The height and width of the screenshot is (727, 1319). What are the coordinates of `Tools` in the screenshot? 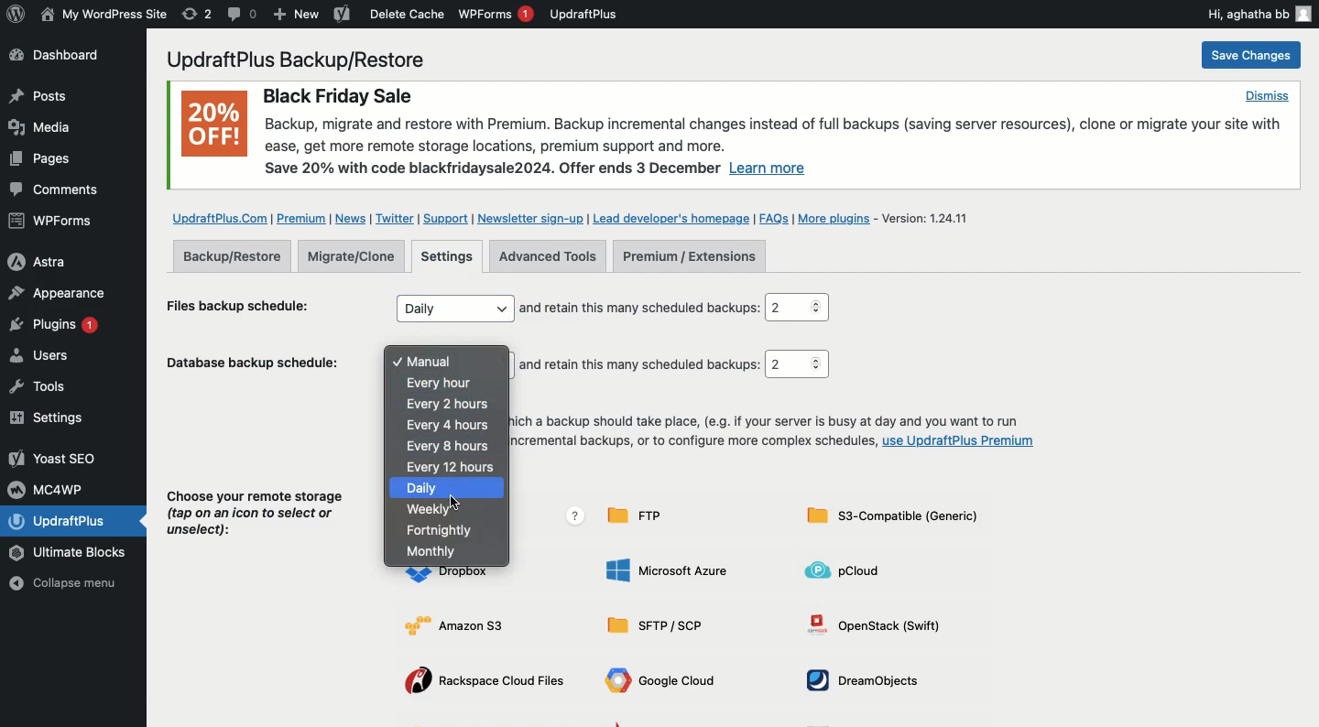 It's located at (49, 386).